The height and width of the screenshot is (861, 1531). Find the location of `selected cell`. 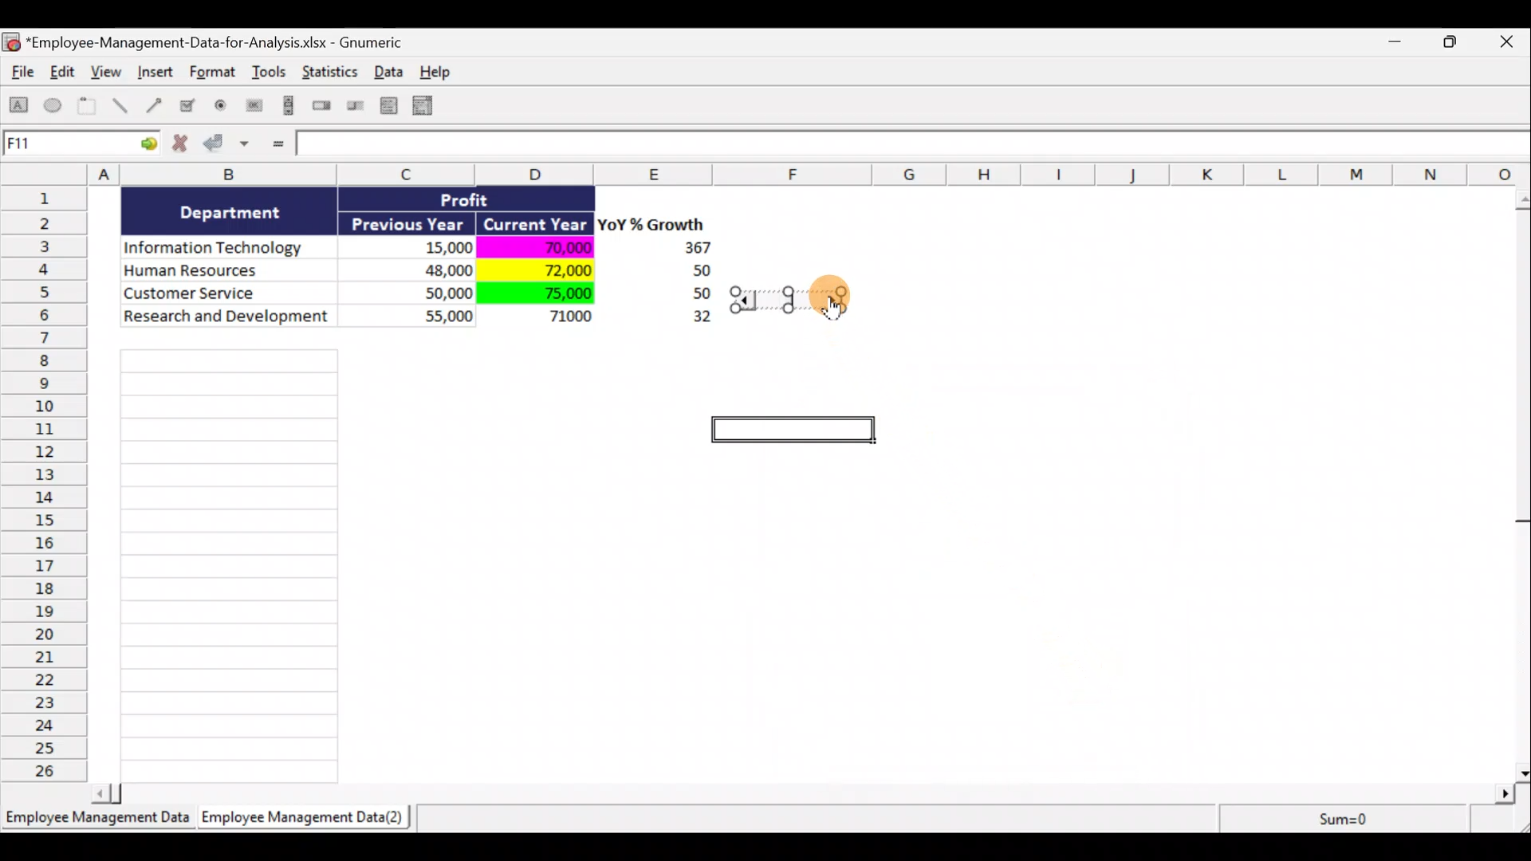

selected cell is located at coordinates (797, 431).